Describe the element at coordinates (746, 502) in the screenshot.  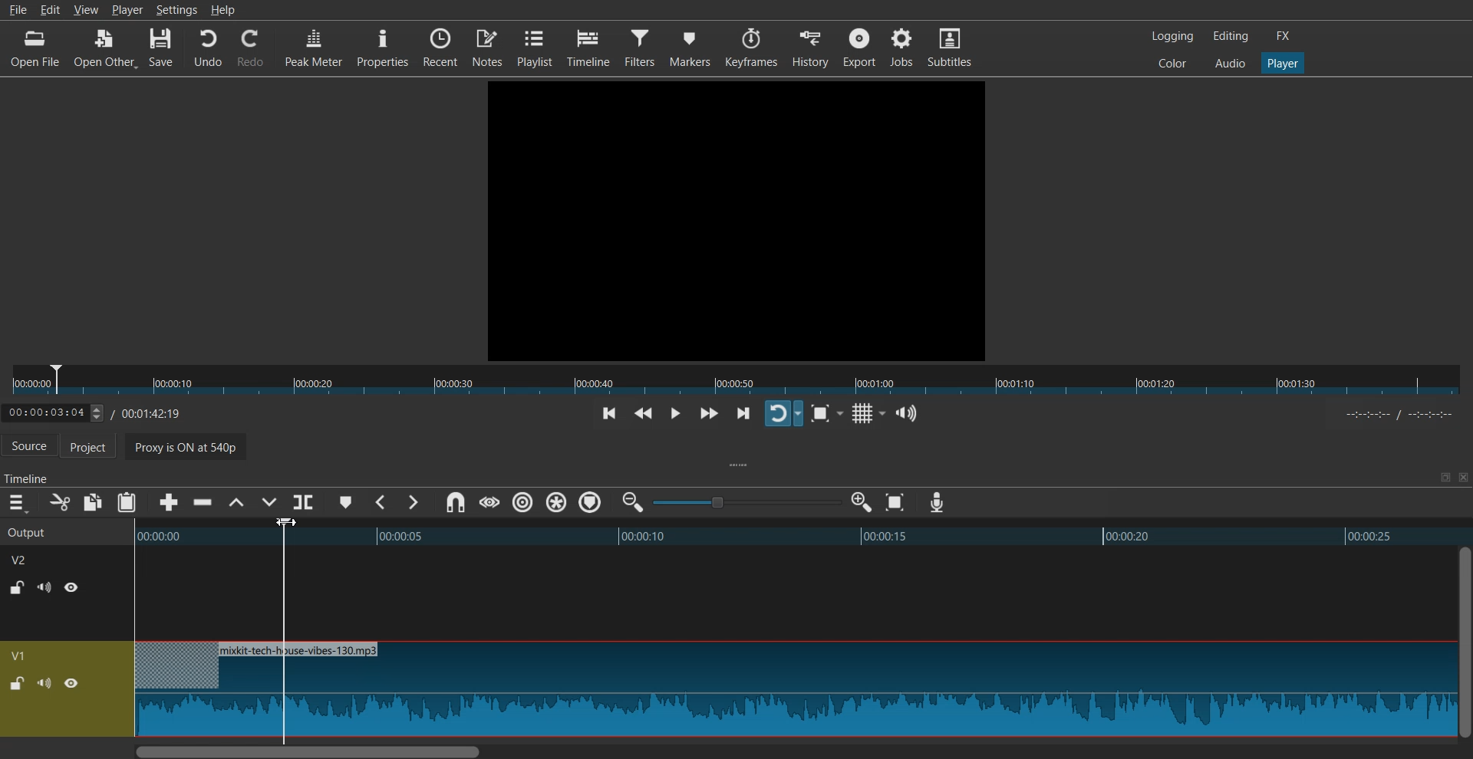
I see `Zoom adjuster toggle` at that location.